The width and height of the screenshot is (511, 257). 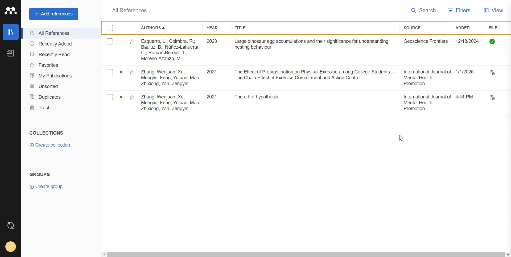 What do you see at coordinates (464, 28) in the screenshot?
I see `Added` at bounding box center [464, 28].